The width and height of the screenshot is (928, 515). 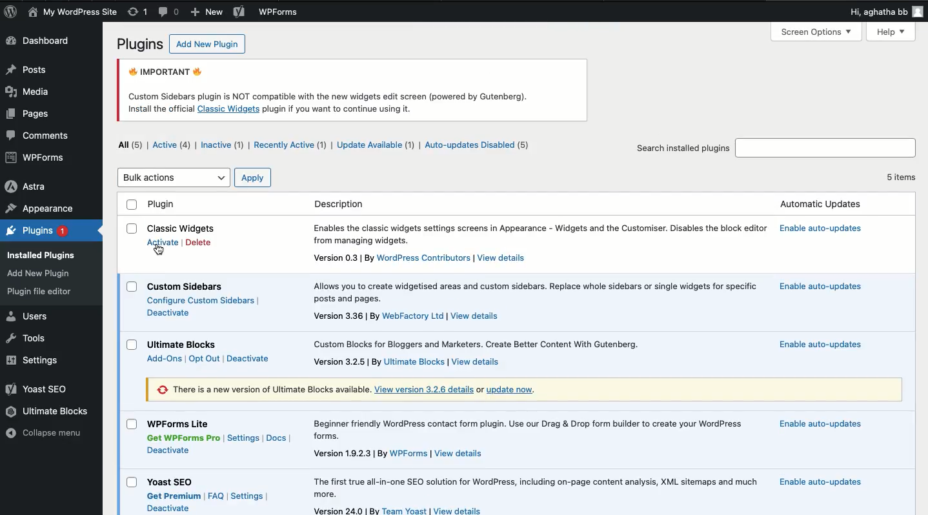 What do you see at coordinates (532, 291) in the screenshot?
I see `description` at bounding box center [532, 291].